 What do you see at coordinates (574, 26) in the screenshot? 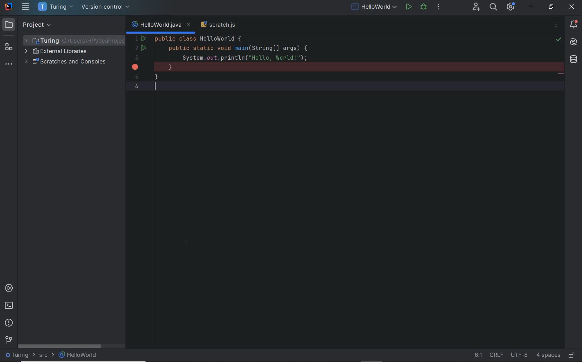
I see `notifications` at bounding box center [574, 26].